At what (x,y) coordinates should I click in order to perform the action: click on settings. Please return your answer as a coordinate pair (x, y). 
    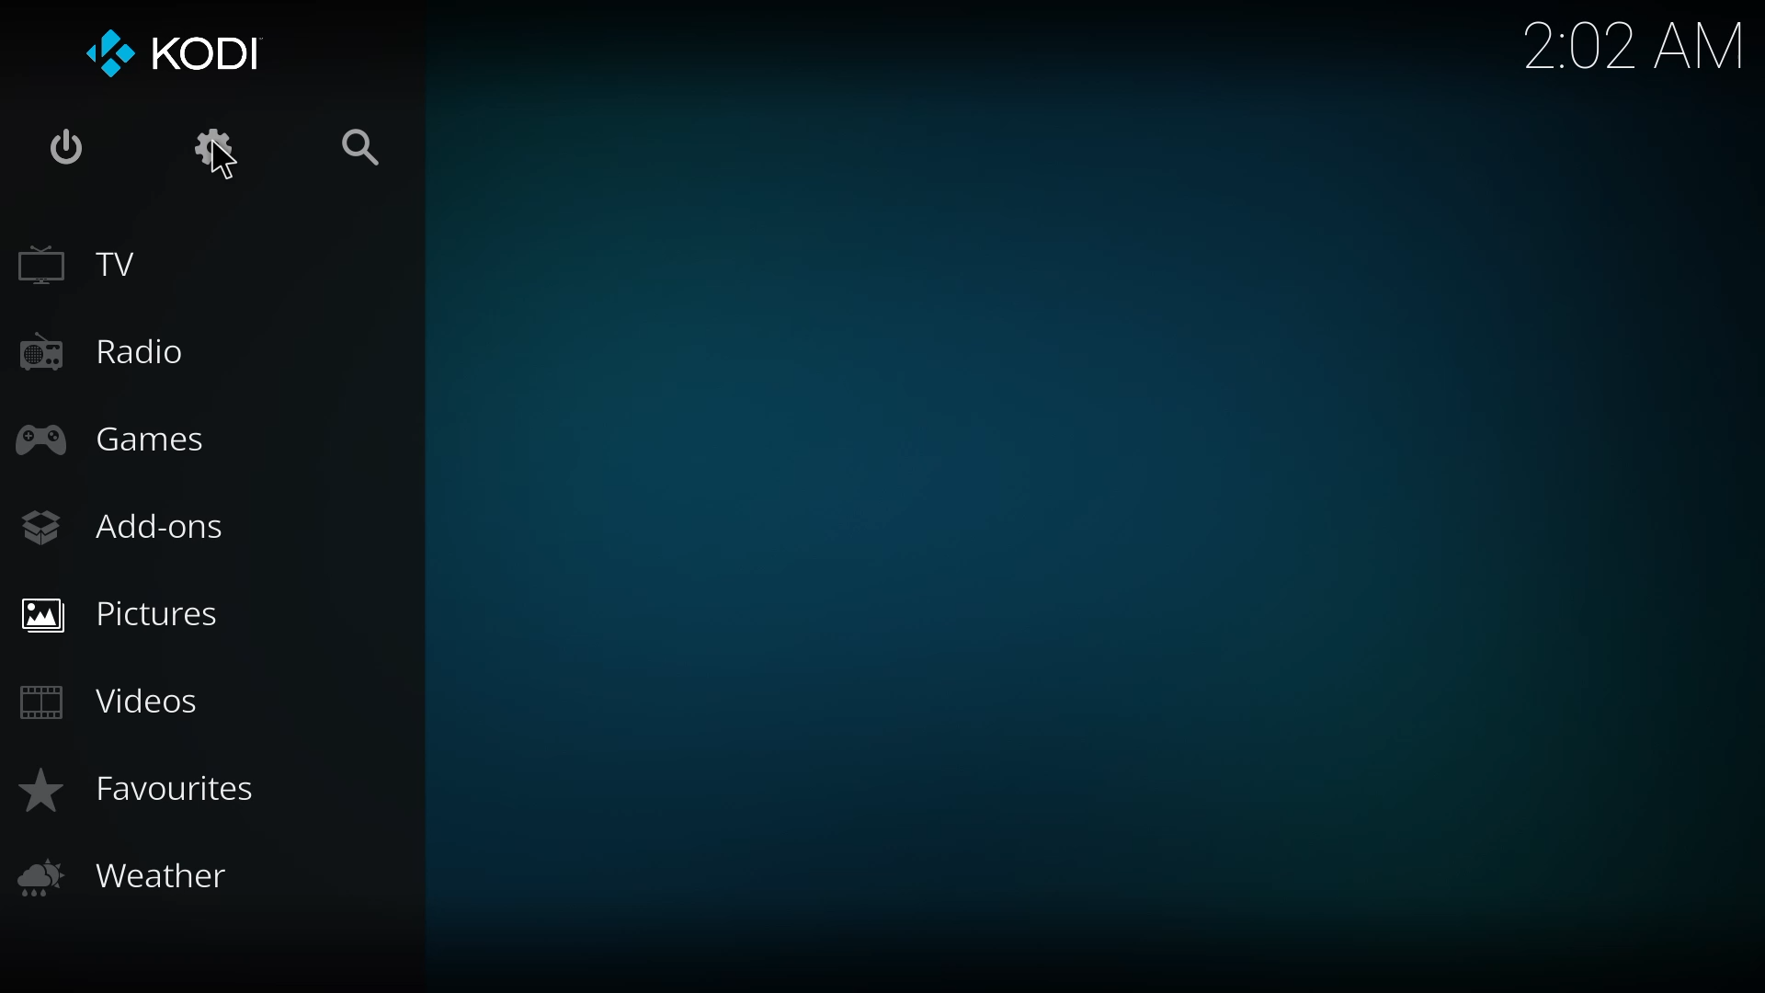
    Looking at the image, I should click on (215, 150).